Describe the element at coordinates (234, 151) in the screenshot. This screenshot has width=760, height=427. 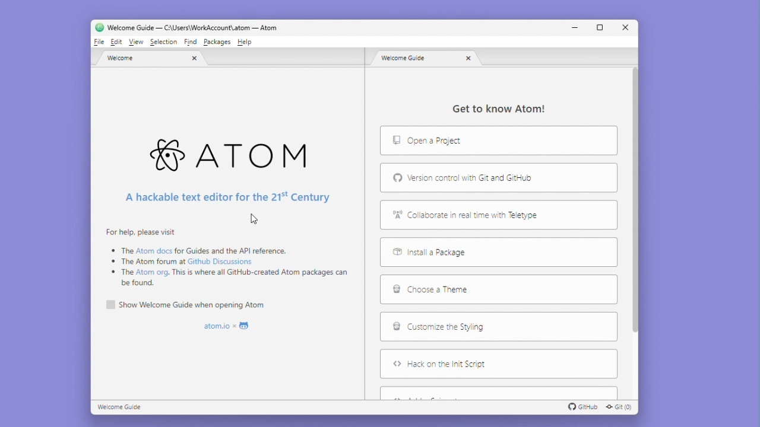
I see `Atom logo` at that location.